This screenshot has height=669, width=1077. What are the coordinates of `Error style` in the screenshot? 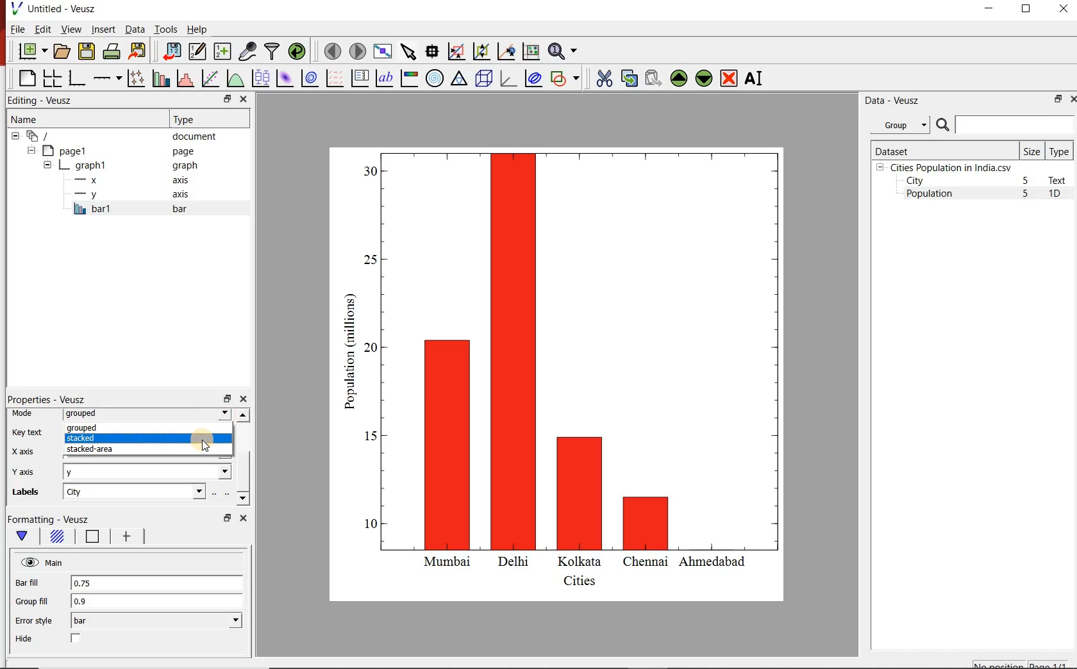 It's located at (33, 621).